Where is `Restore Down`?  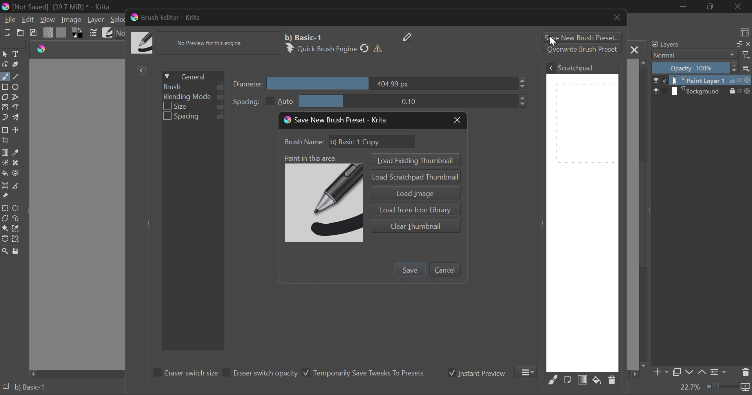
Restore Down is located at coordinates (683, 7).